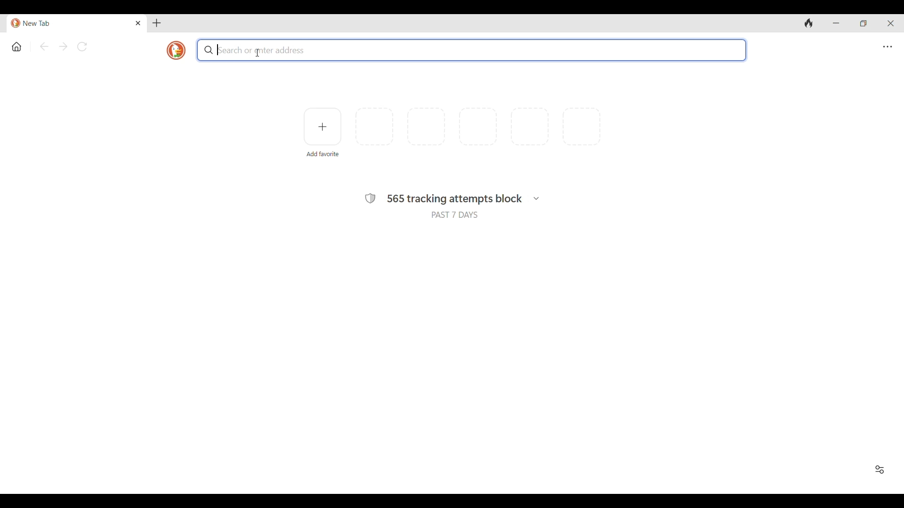  What do you see at coordinates (82, 47) in the screenshot?
I see `Reload page` at bounding box center [82, 47].